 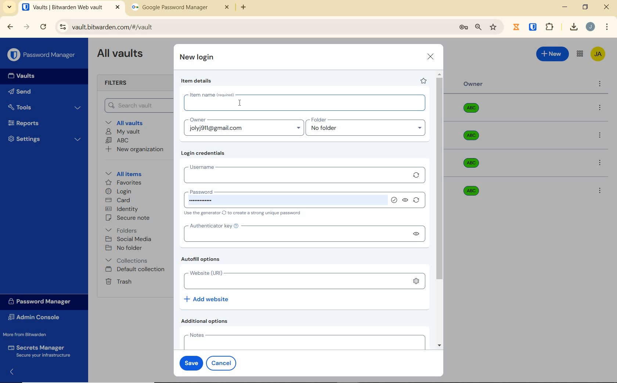 What do you see at coordinates (303, 102) in the screenshot?
I see `Item name` at bounding box center [303, 102].